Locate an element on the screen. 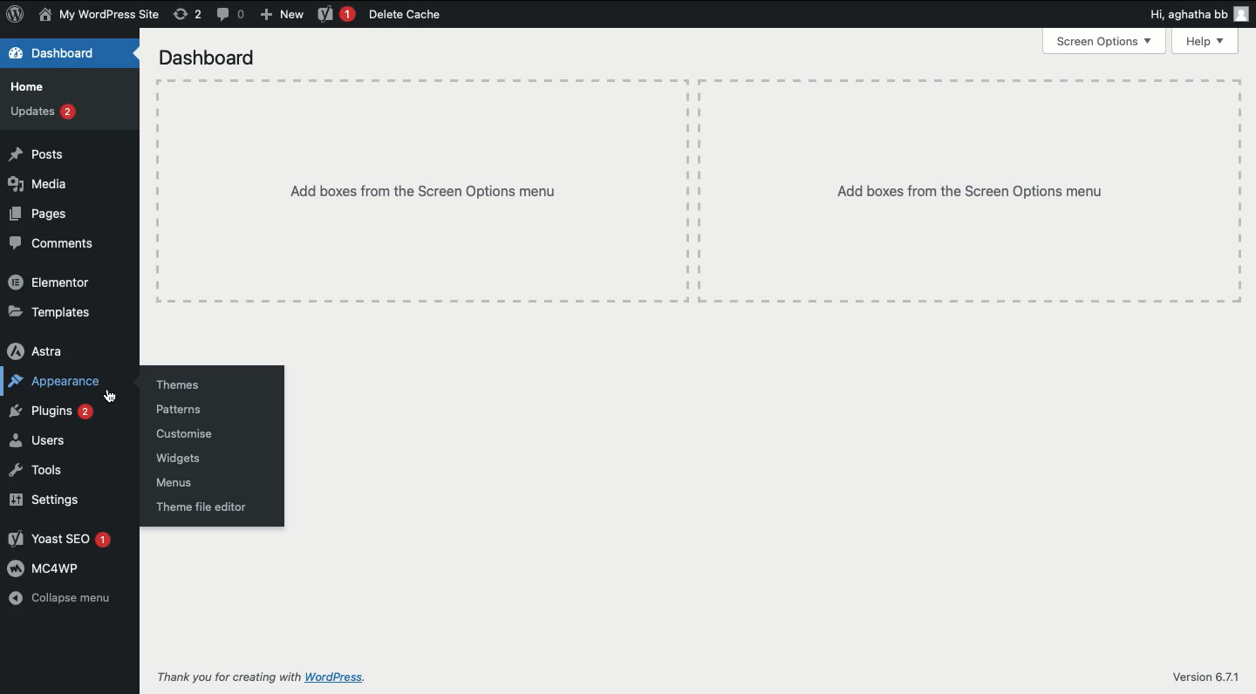  Plugins  is located at coordinates (55, 412).